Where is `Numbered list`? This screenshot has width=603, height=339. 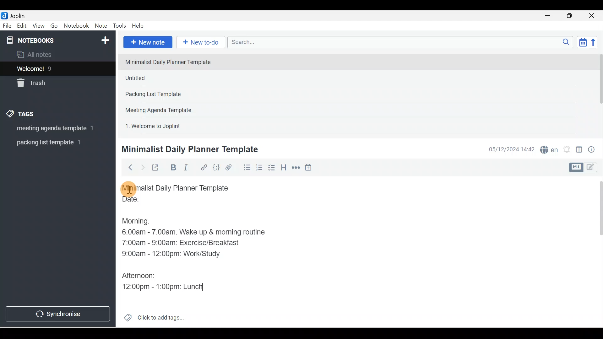 Numbered list is located at coordinates (259, 167).